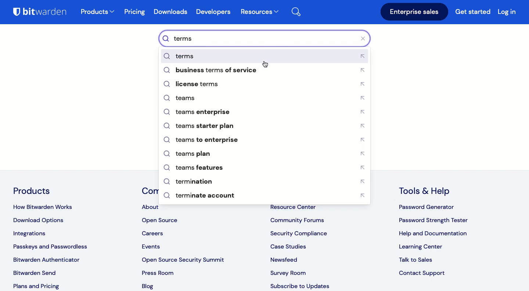  What do you see at coordinates (135, 12) in the screenshot?
I see `Pricing` at bounding box center [135, 12].